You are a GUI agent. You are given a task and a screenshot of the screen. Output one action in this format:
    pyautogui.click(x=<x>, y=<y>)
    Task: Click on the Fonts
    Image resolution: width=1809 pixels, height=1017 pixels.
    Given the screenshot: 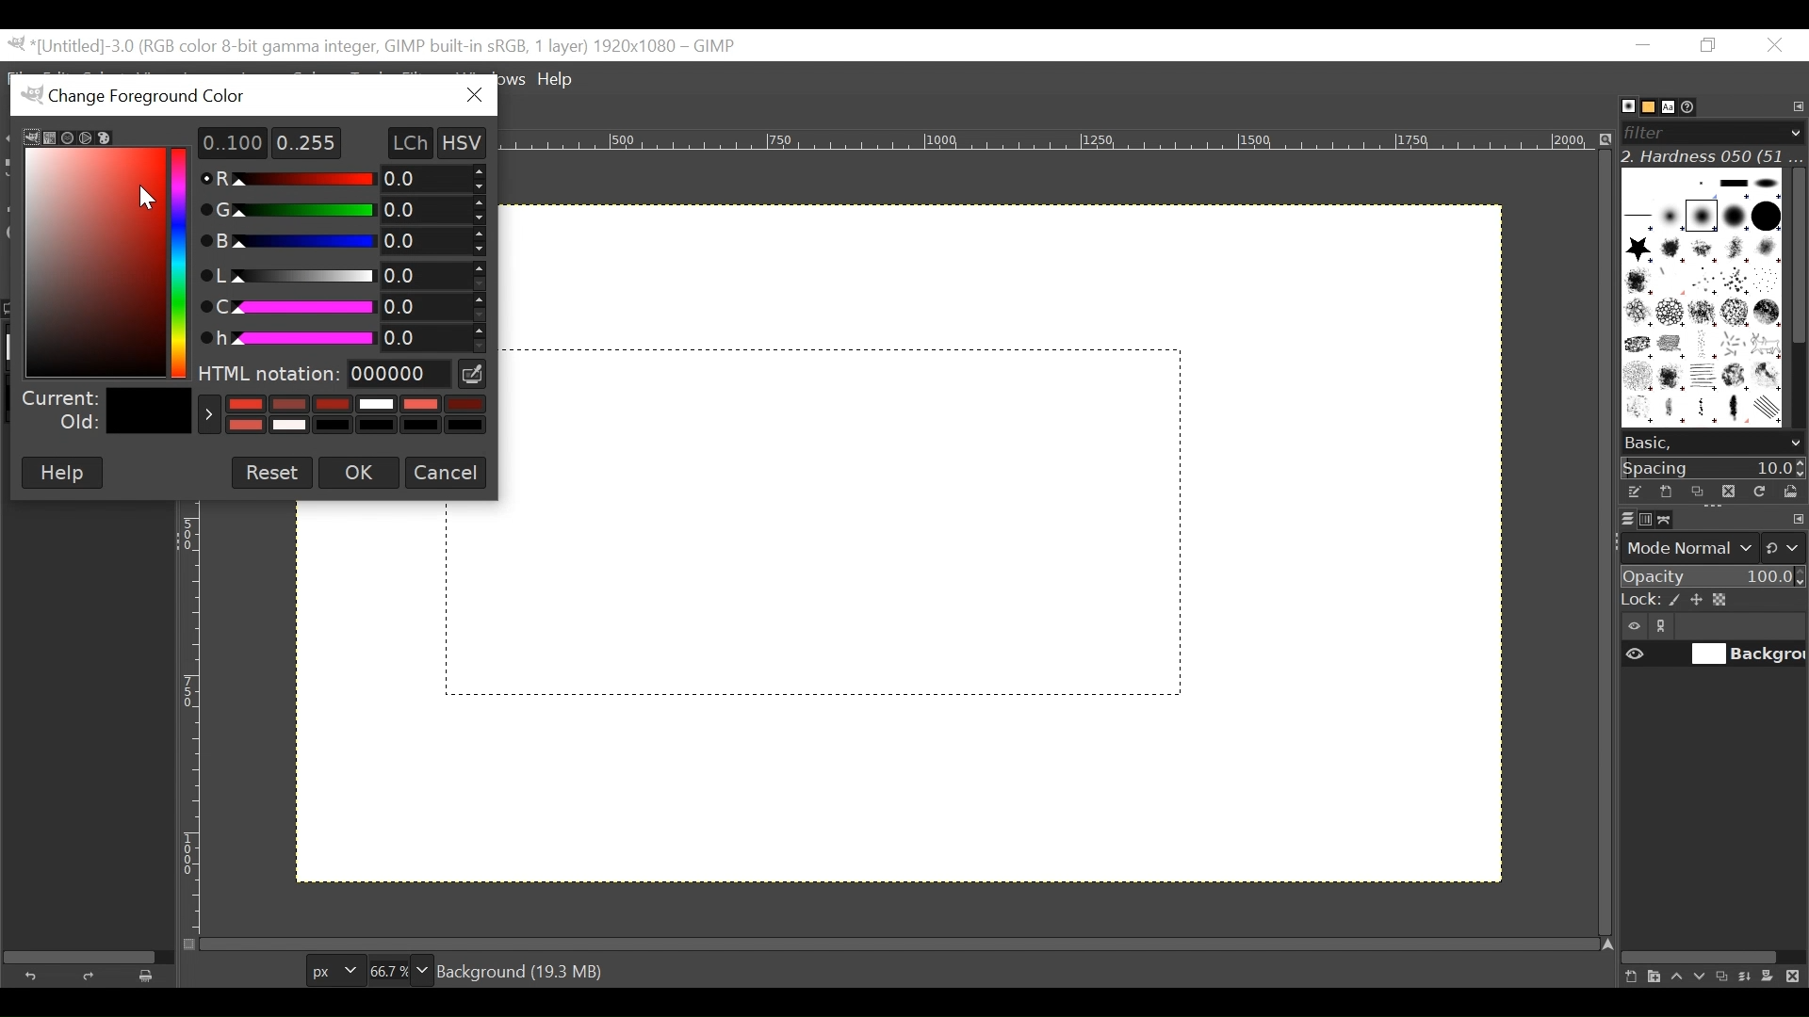 What is the action you would take?
    pyautogui.click(x=1671, y=105)
    